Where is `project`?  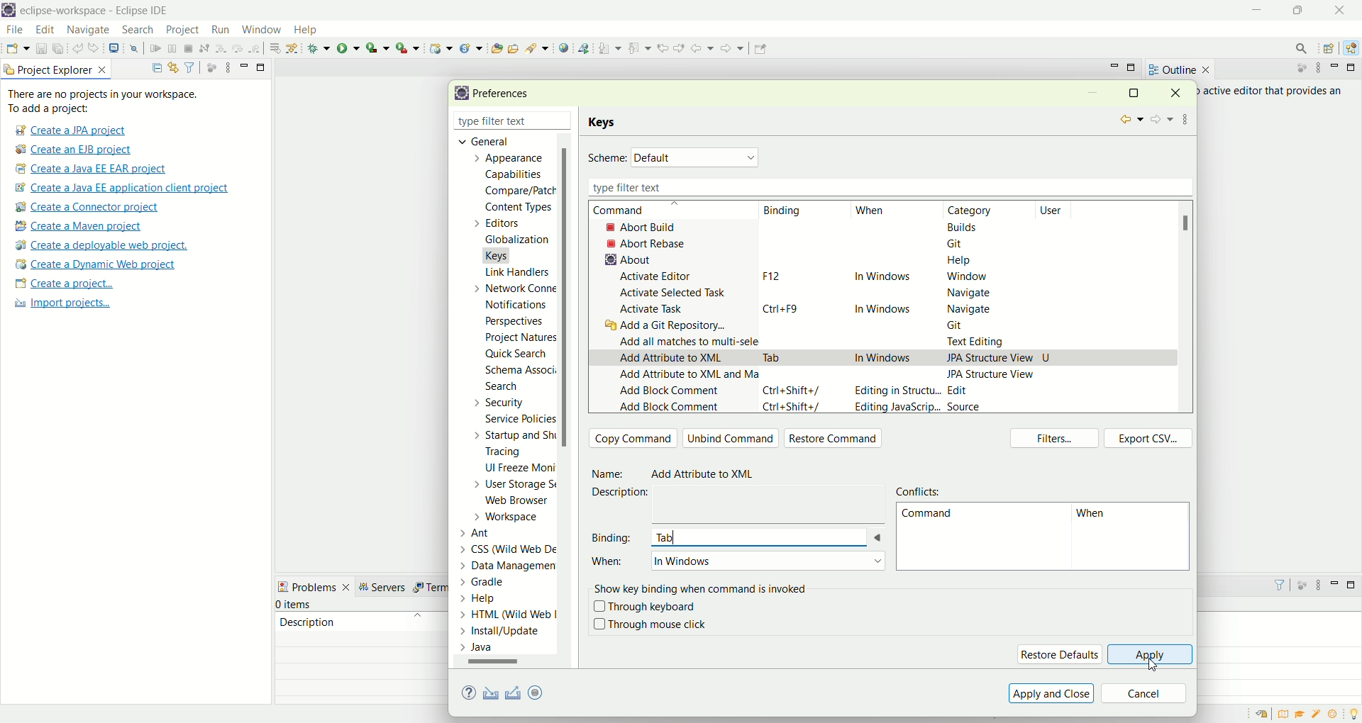 project is located at coordinates (182, 30).